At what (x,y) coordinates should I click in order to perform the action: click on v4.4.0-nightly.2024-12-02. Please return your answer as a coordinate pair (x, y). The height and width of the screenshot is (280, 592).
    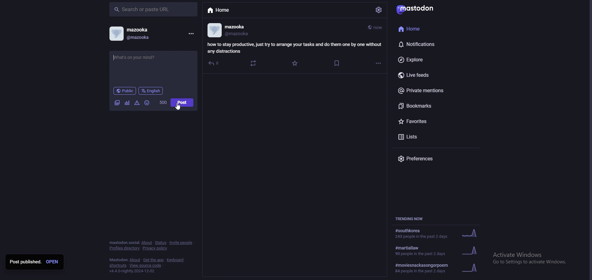
    Looking at the image, I should click on (131, 271).